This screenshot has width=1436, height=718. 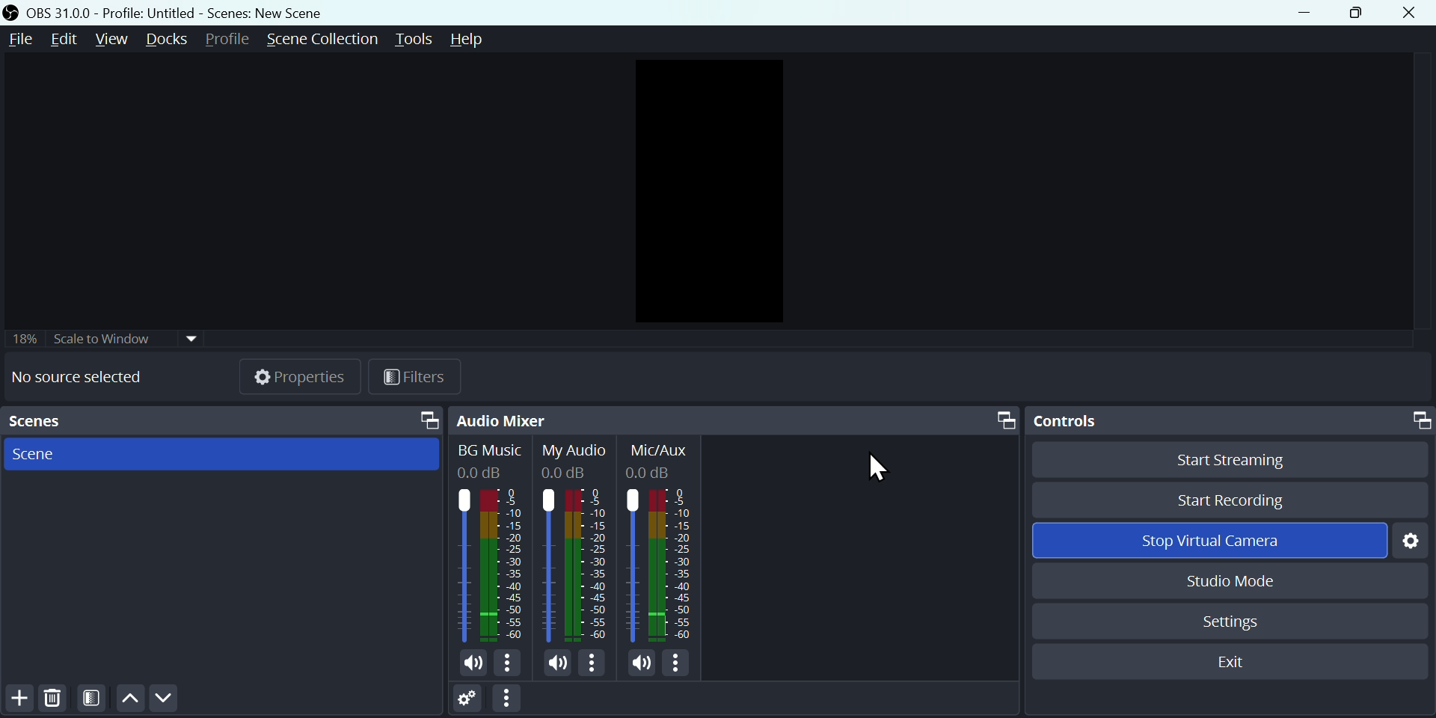 What do you see at coordinates (232, 38) in the screenshot?
I see `Profile` at bounding box center [232, 38].